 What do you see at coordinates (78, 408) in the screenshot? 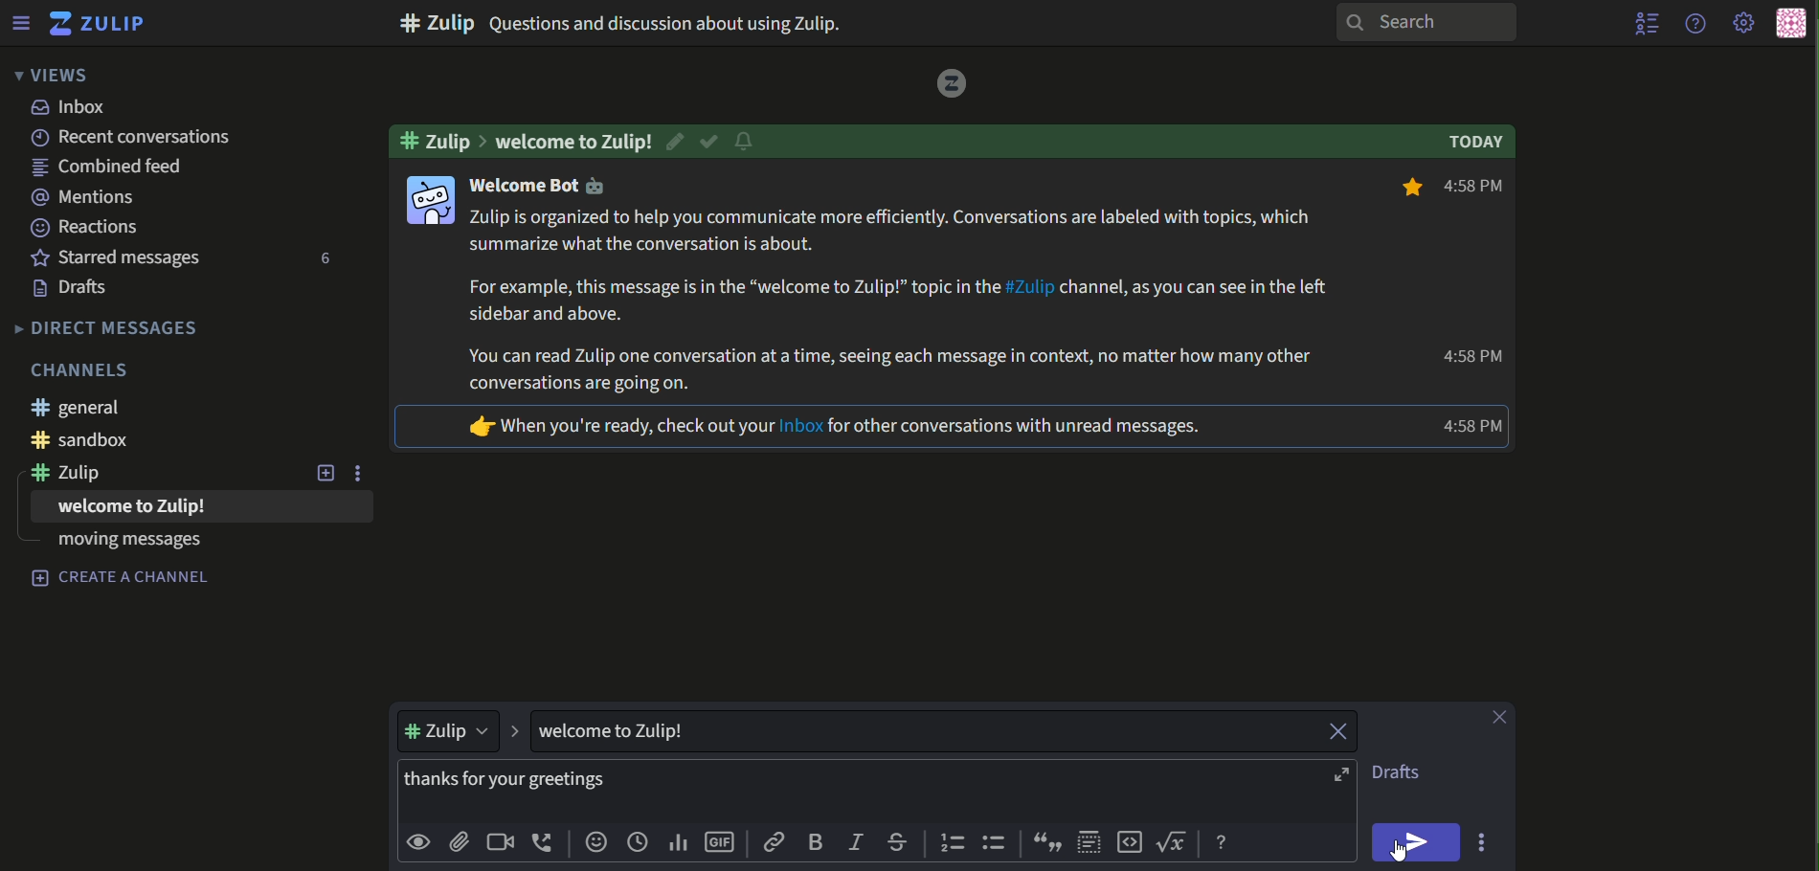
I see `text` at bounding box center [78, 408].